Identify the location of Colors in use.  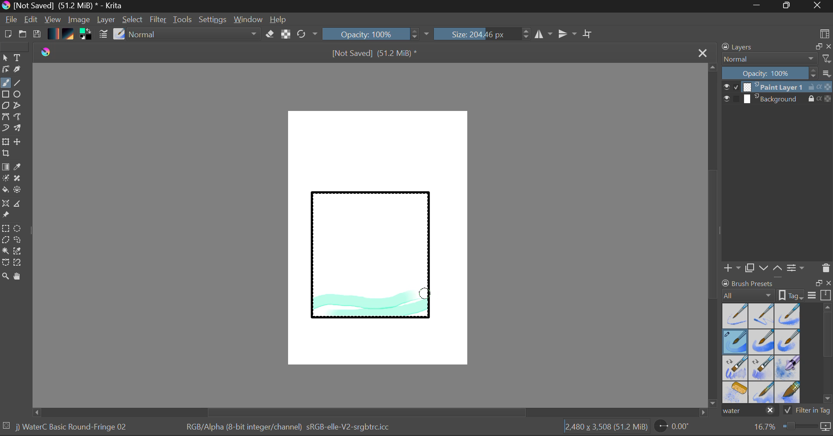
(86, 35).